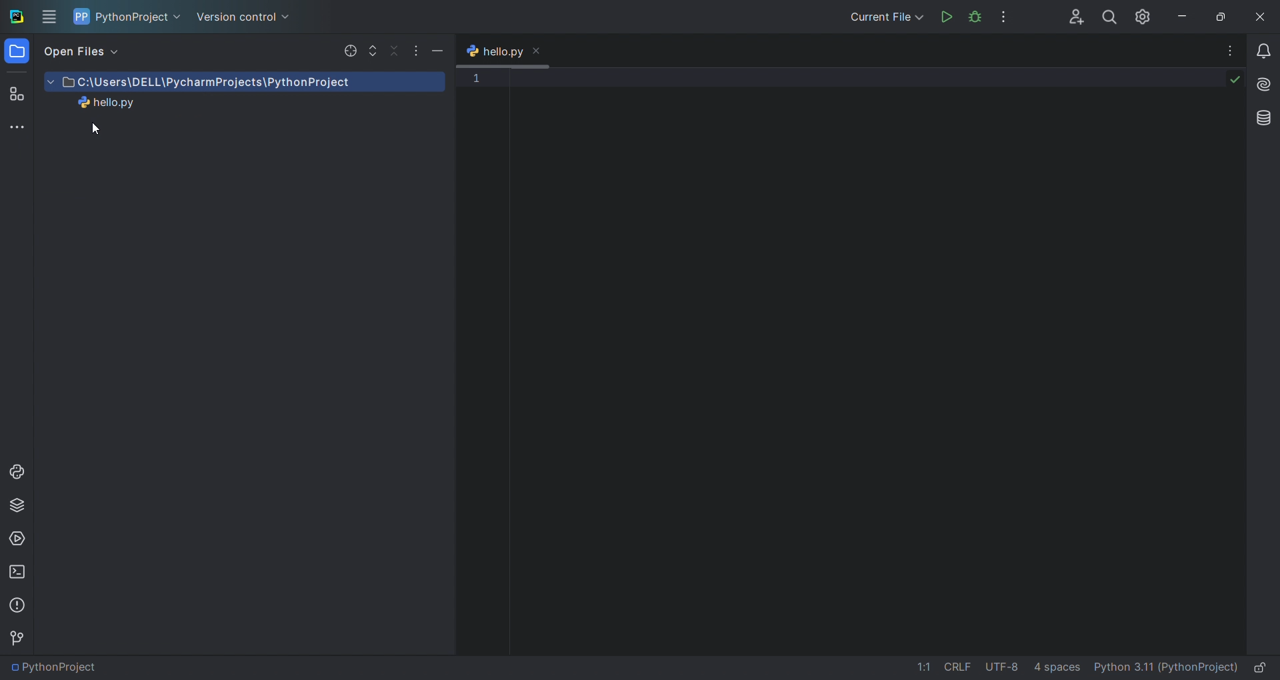  What do you see at coordinates (1265, 49) in the screenshot?
I see `notifications` at bounding box center [1265, 49].